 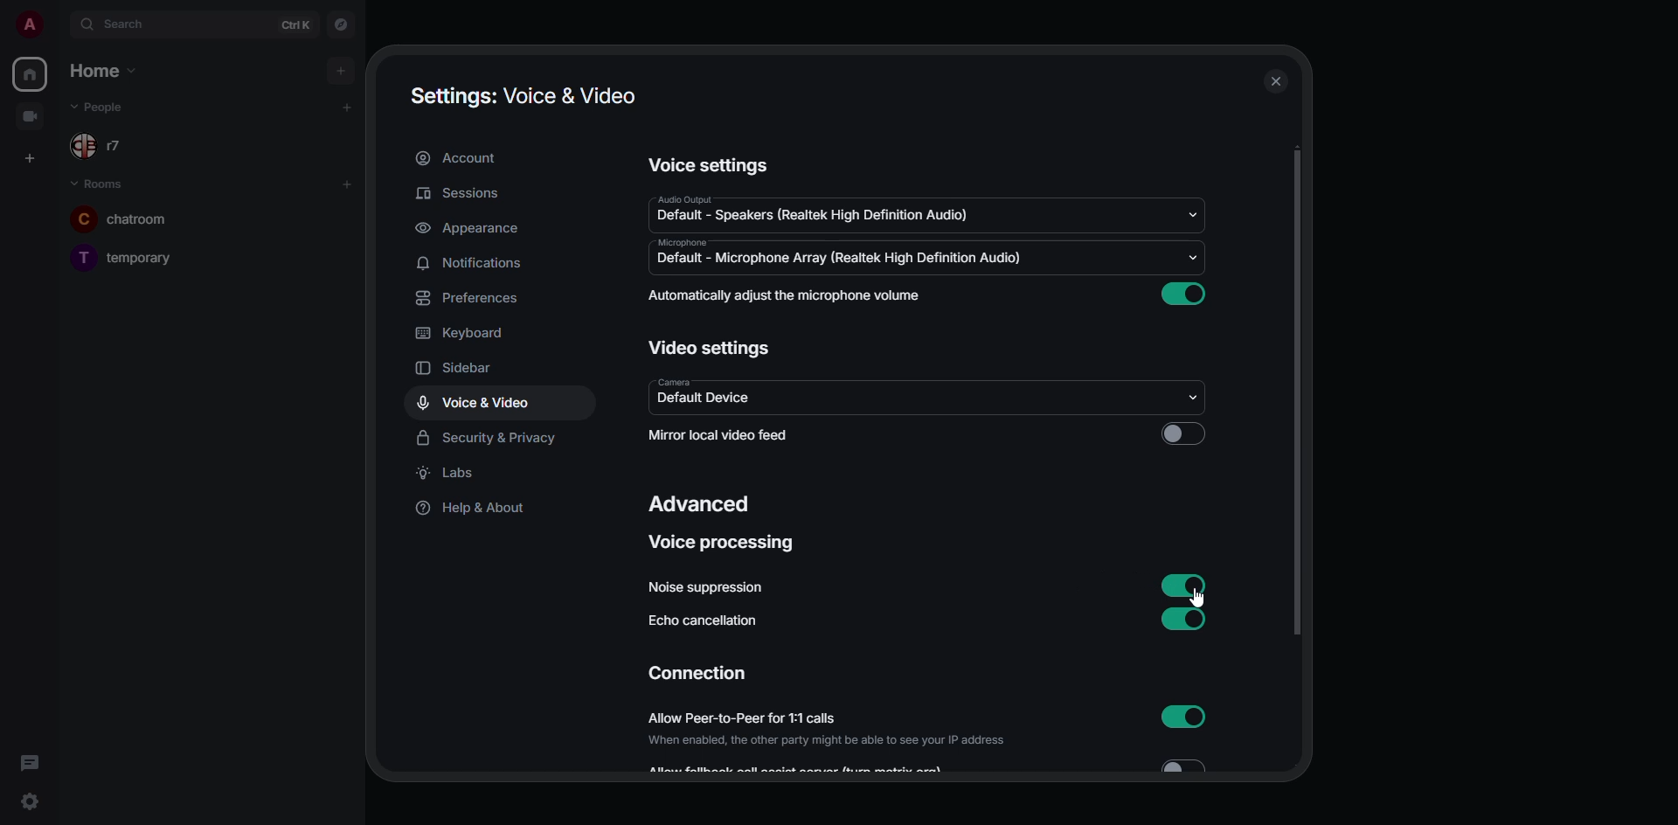 I want to click on keyboard, so click(x=464, y=333).